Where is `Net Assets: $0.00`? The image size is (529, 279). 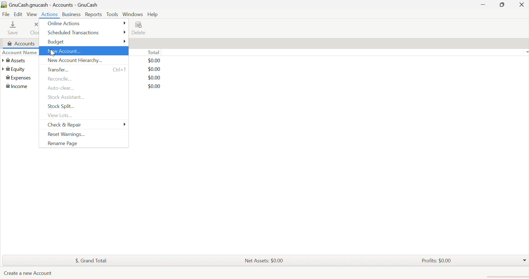 Net Assets: $0.00 is located at coordinates (264, 260).